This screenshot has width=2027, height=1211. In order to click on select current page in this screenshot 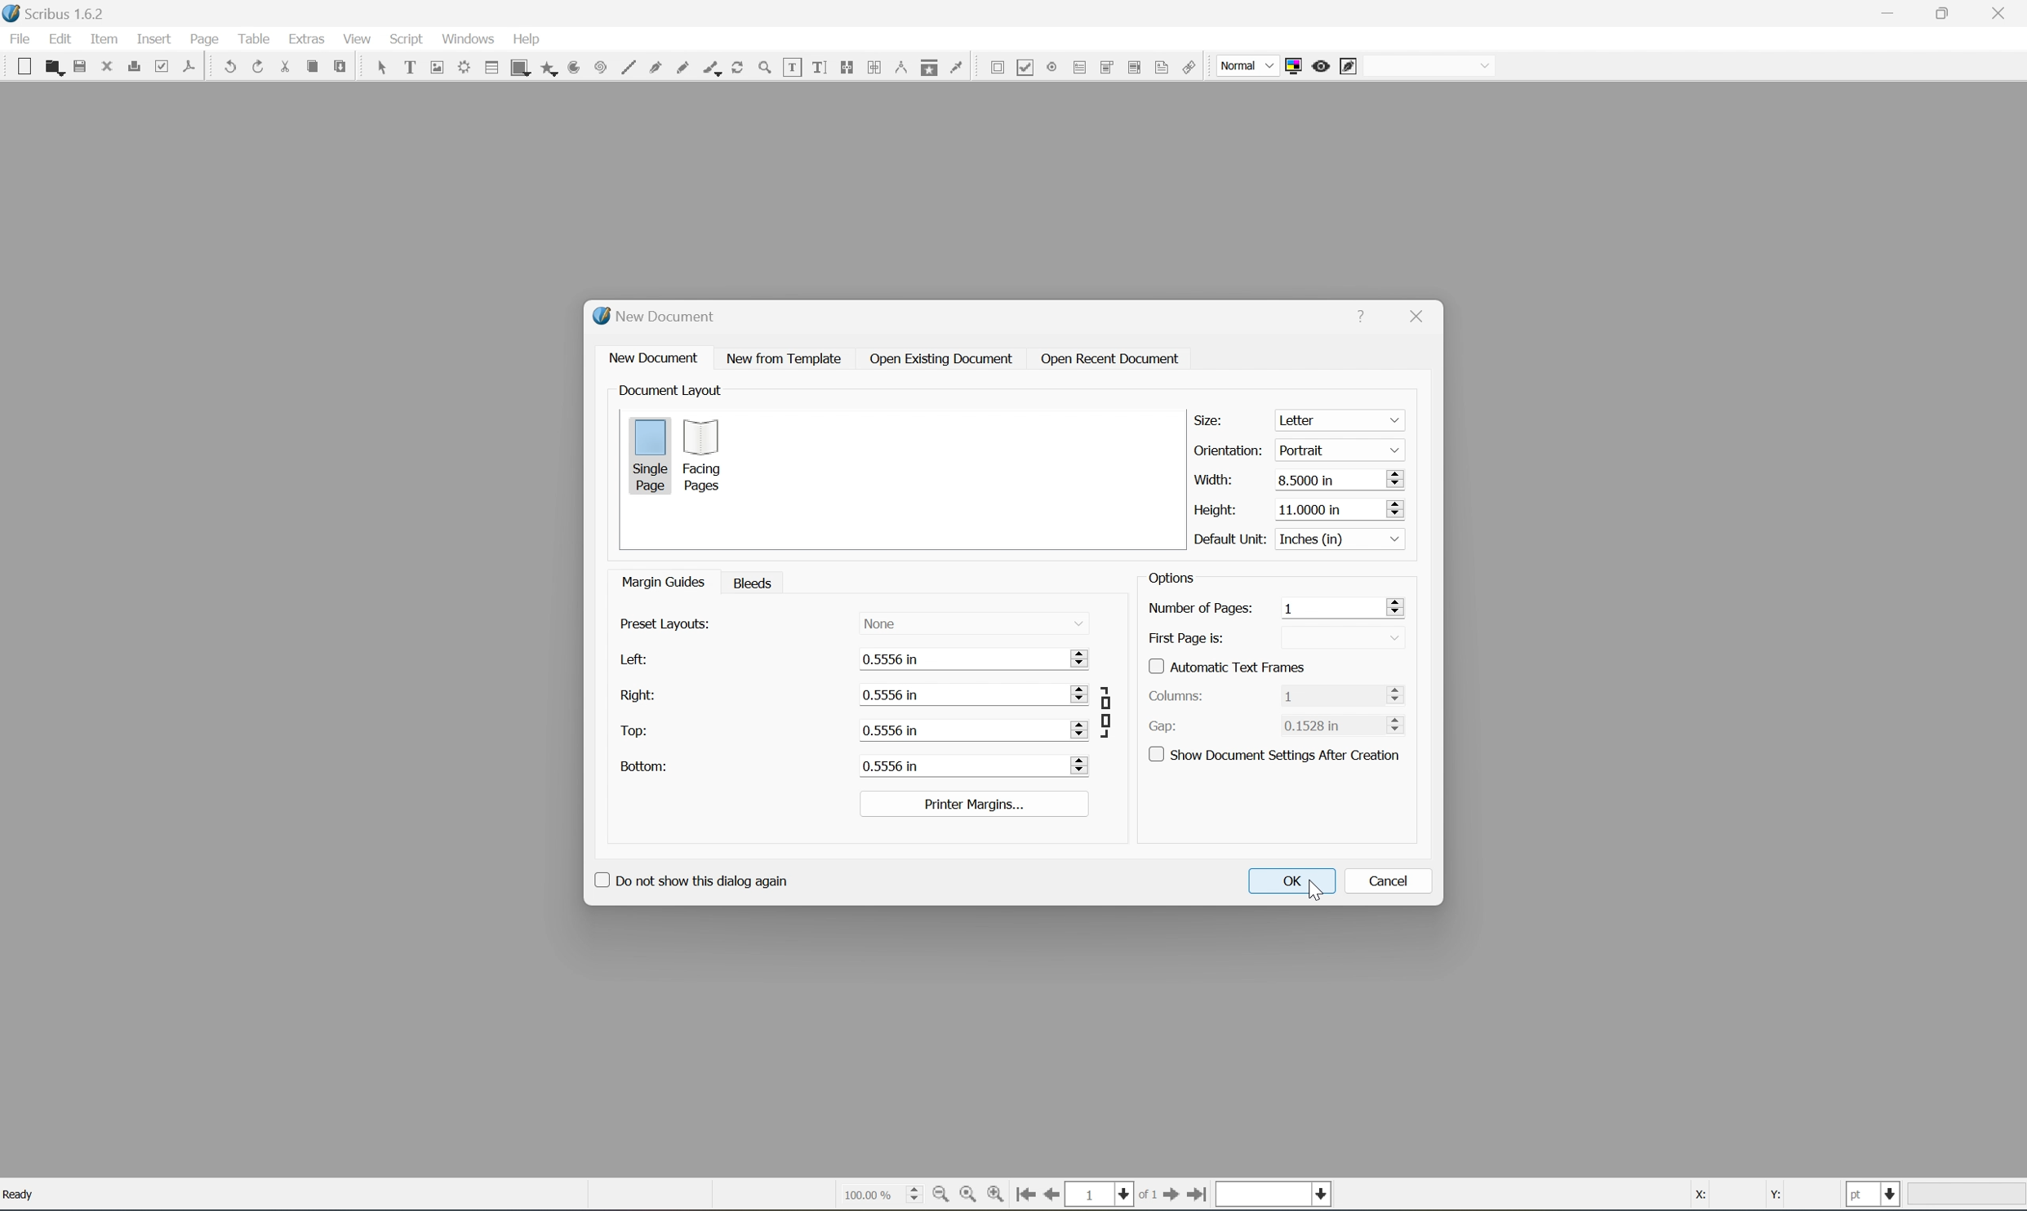, I will do `click(1109, 1195)`.